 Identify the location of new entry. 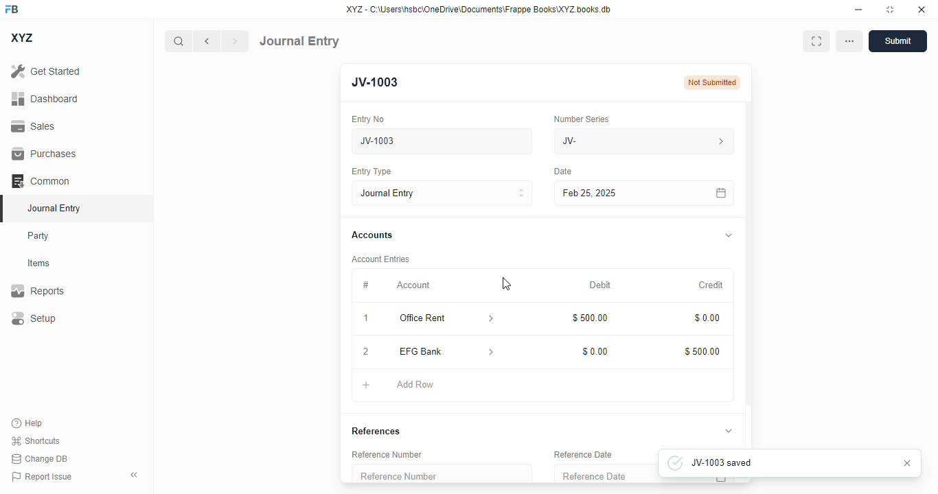
(380, 82).